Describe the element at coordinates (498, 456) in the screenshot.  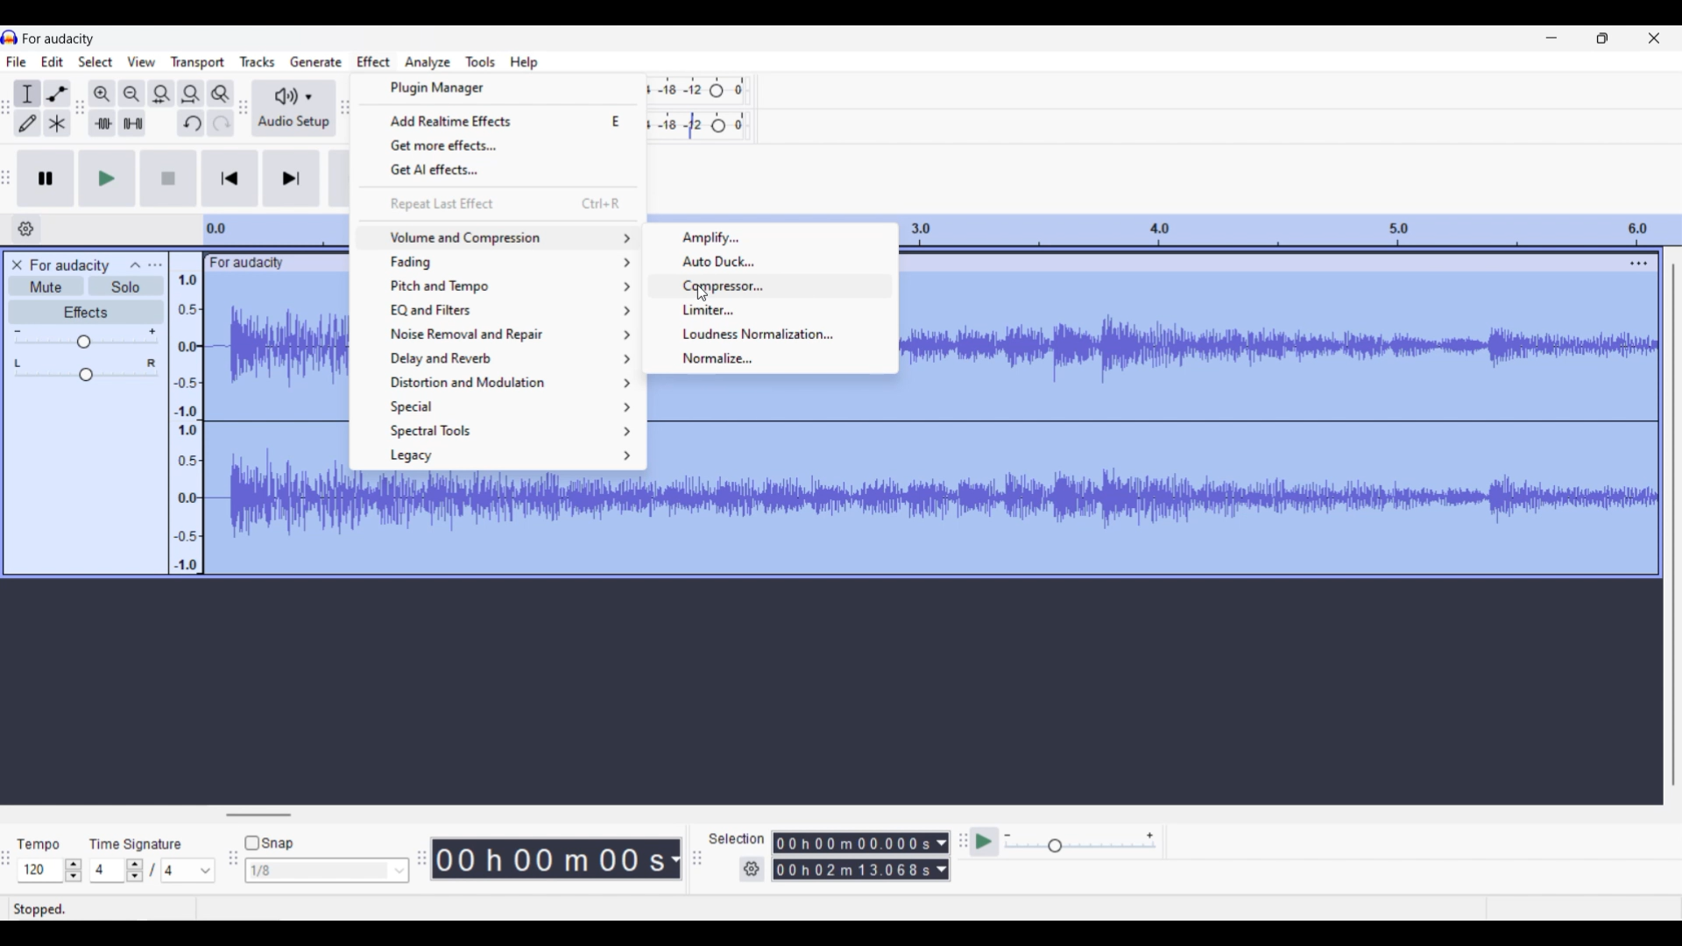
I see `Legacy` at that location.